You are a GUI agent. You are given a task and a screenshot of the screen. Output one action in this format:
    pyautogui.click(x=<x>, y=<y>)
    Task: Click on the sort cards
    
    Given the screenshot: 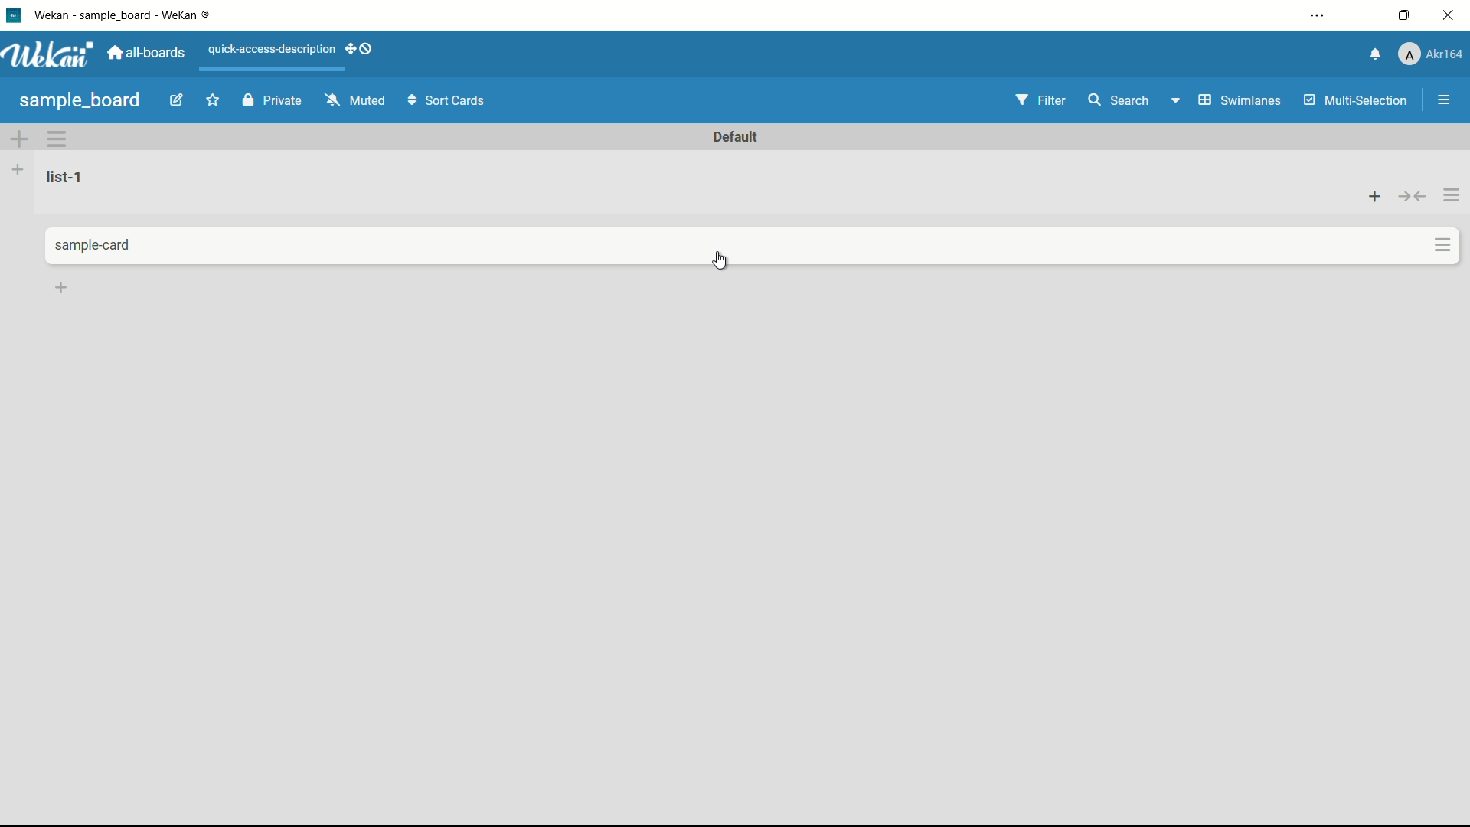 What is the action you would take?
    pyautogui.click(x=448, y=102)
    